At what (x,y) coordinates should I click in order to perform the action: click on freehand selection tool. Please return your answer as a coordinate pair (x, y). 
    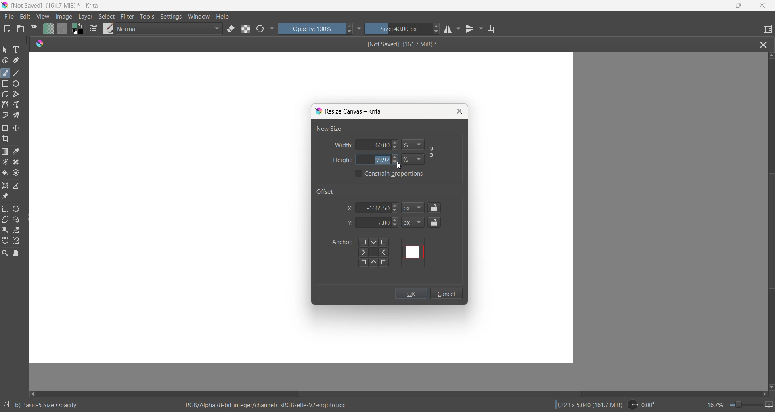
    Looking at the image, I should click on (18, 220).